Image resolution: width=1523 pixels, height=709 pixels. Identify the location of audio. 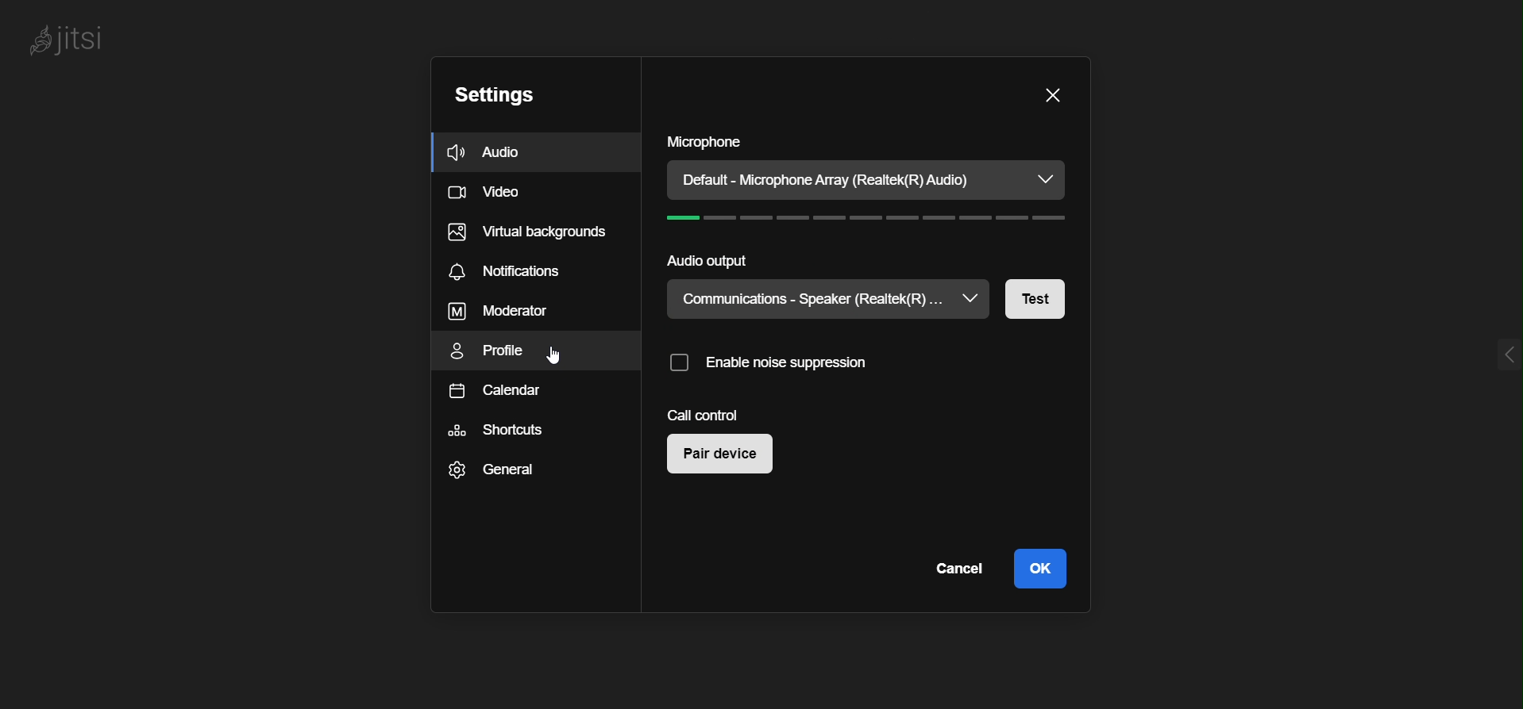
(505, 152).